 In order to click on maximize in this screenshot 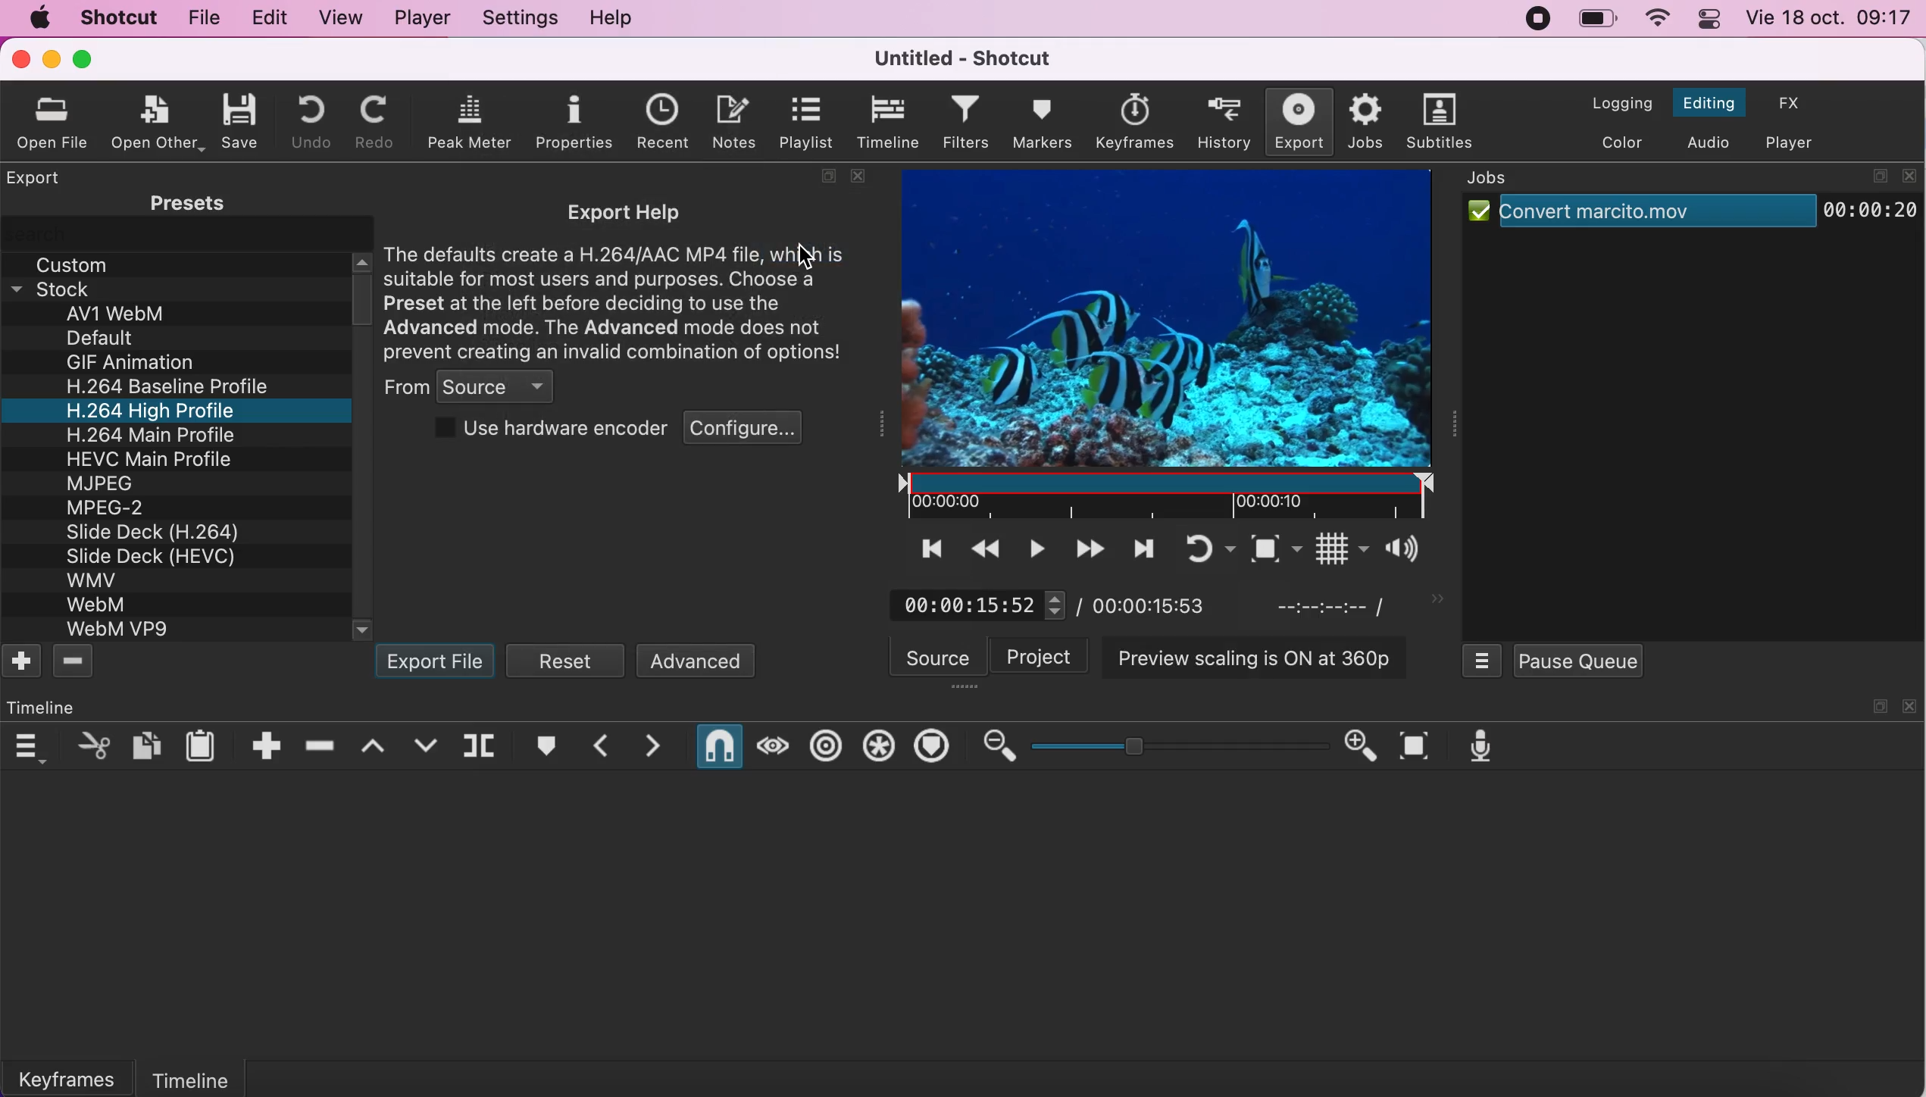, I will do `click(1877, 707)`.